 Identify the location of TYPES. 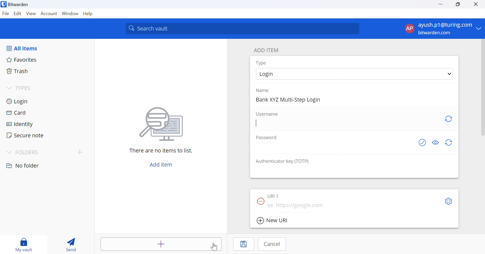
(25, 88).